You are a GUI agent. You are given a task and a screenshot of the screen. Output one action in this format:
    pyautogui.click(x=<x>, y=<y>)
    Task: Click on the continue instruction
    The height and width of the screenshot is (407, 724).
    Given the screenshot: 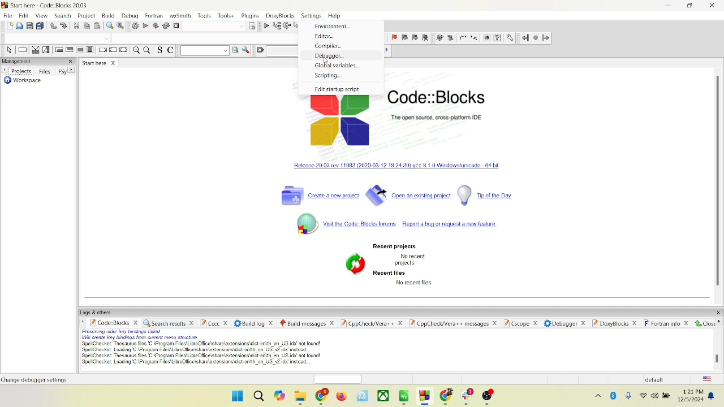 What is the action you would take?
    pyautogui.click(x=114, y=50)
    